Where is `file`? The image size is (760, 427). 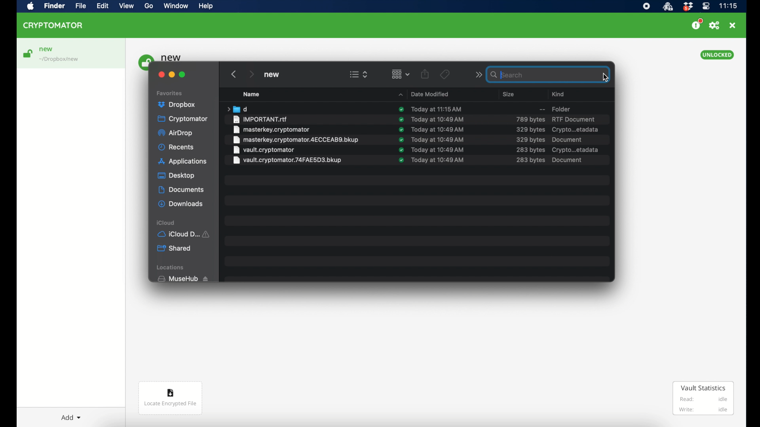
file is located at coordinates (80, 6).